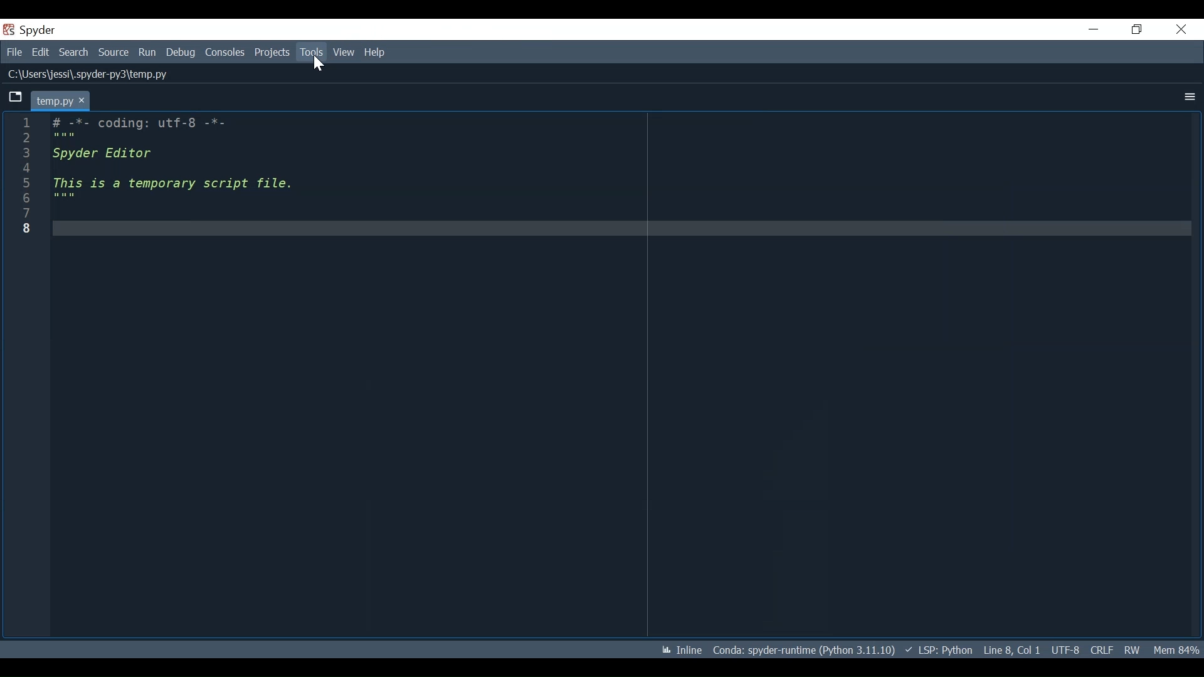 Image resolution: width=1204 pixels, height=677 pixels. I want to click on Line coulumn, so click(22, 377).